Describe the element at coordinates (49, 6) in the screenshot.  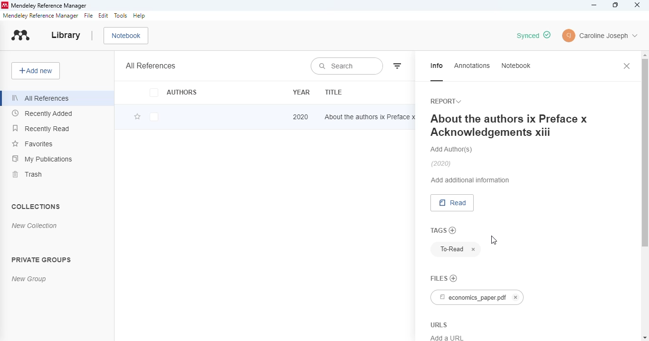
I see `mendeley reference manager` at that location.